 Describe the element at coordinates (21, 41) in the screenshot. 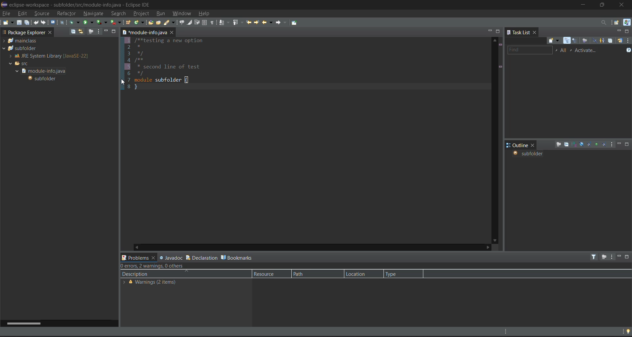

I see `mainclass` at that location.